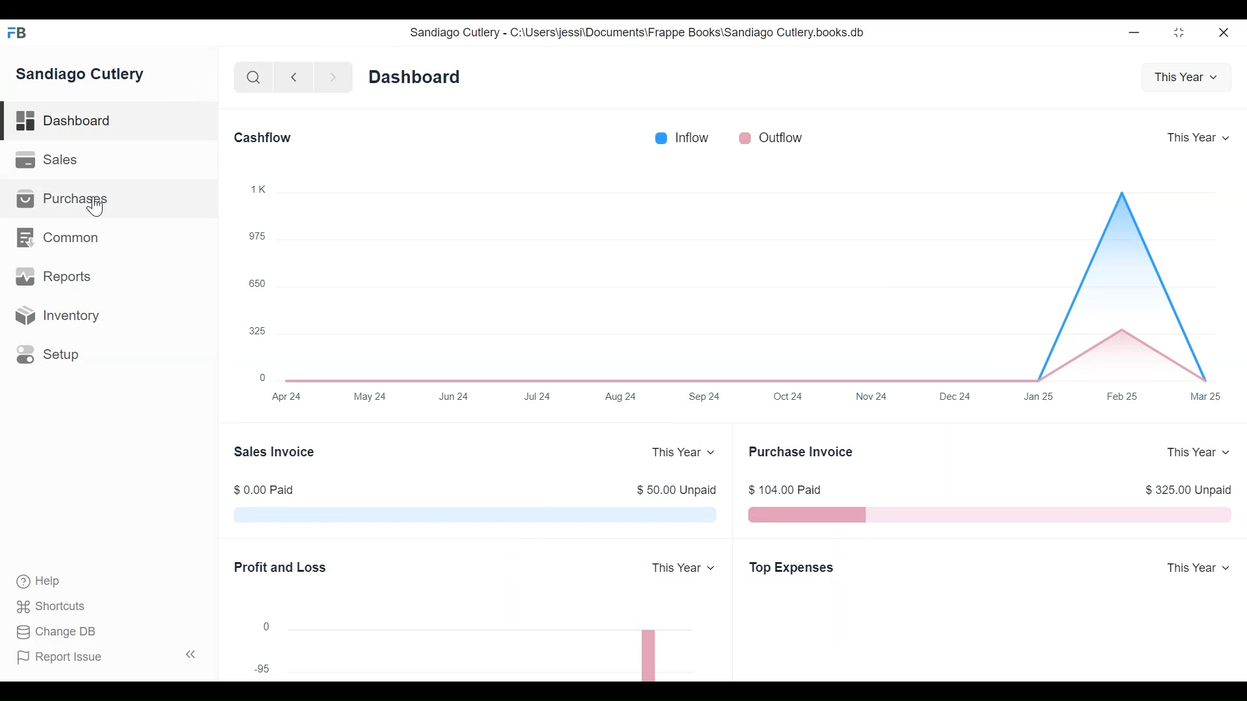 The width and height of the screenshot is (1247, 701). What do you see at coordinates (1200, 451) in the screenshot?
I see `This Year ` at bounding box center [1200, 451].